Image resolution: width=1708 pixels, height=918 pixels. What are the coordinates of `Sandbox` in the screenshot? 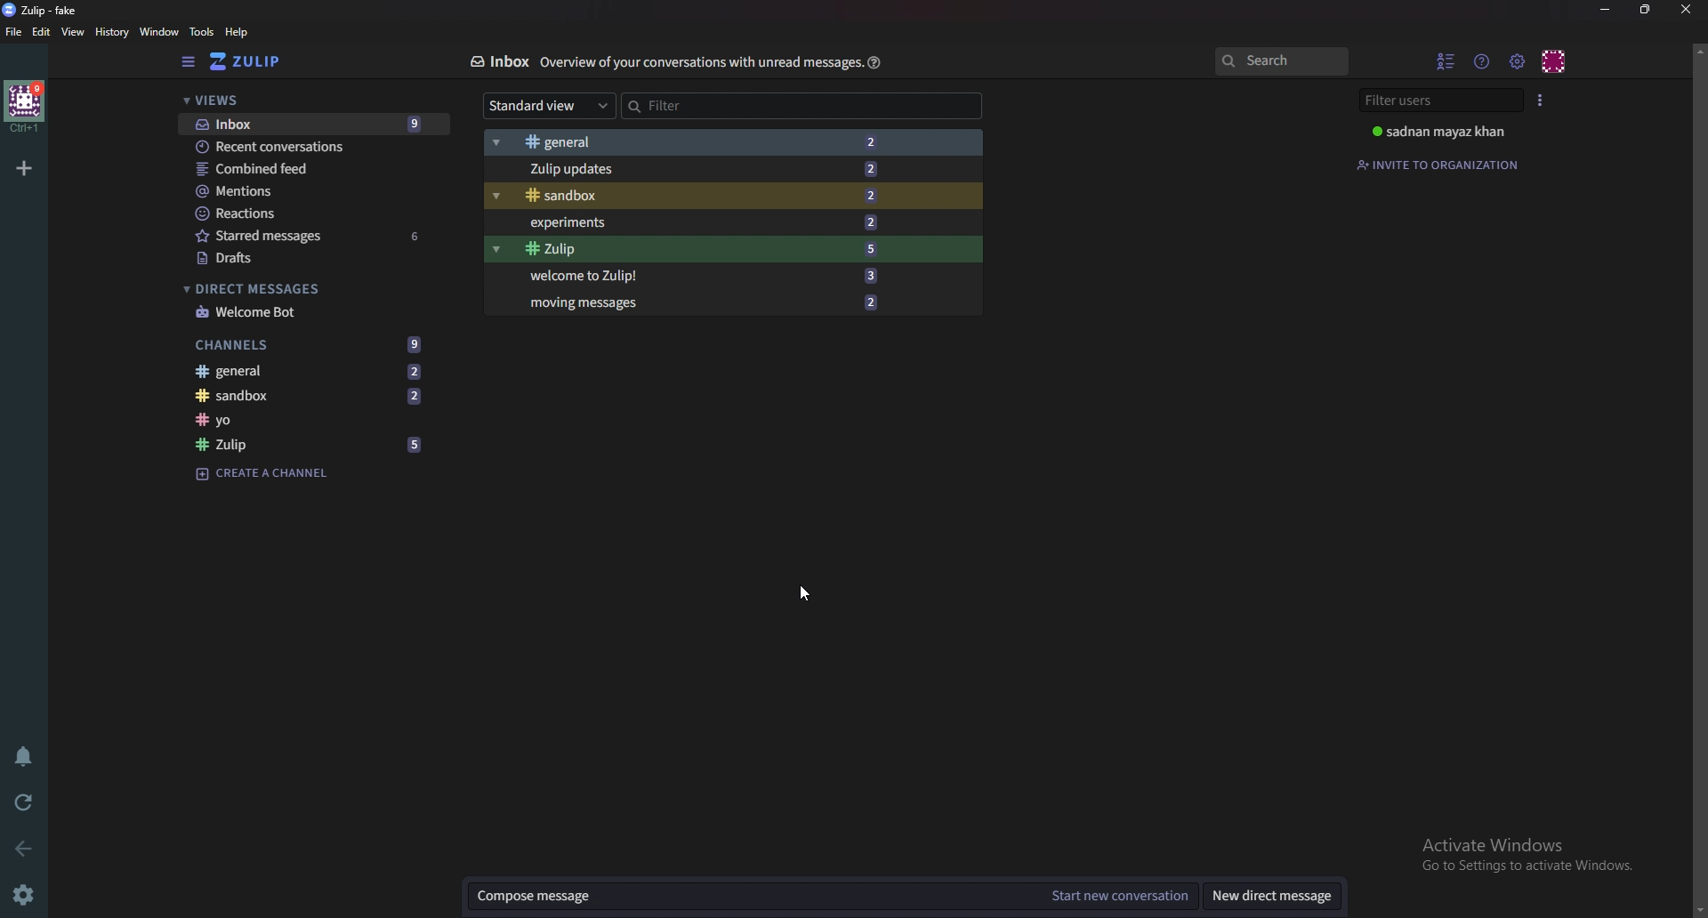 It's located at (693, 197).